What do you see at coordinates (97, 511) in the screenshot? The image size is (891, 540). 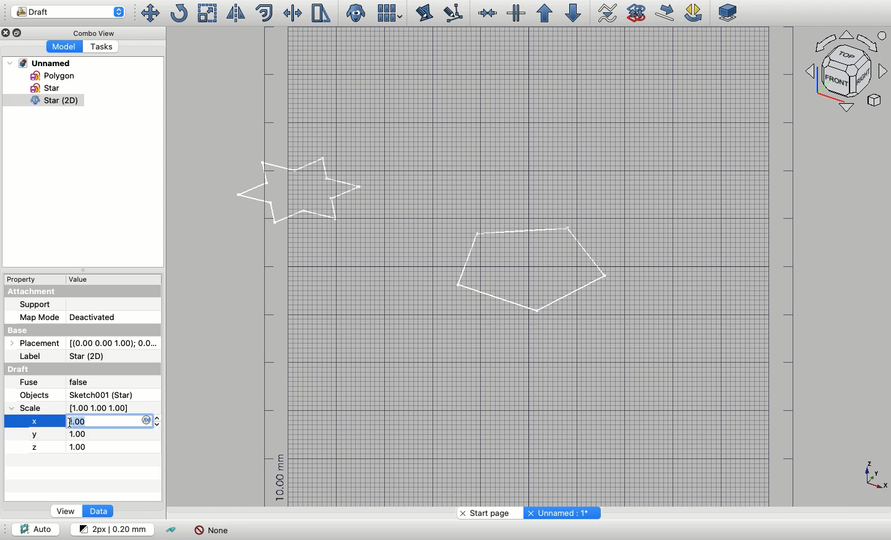 I see `Data` at bounding box center [97, 511].